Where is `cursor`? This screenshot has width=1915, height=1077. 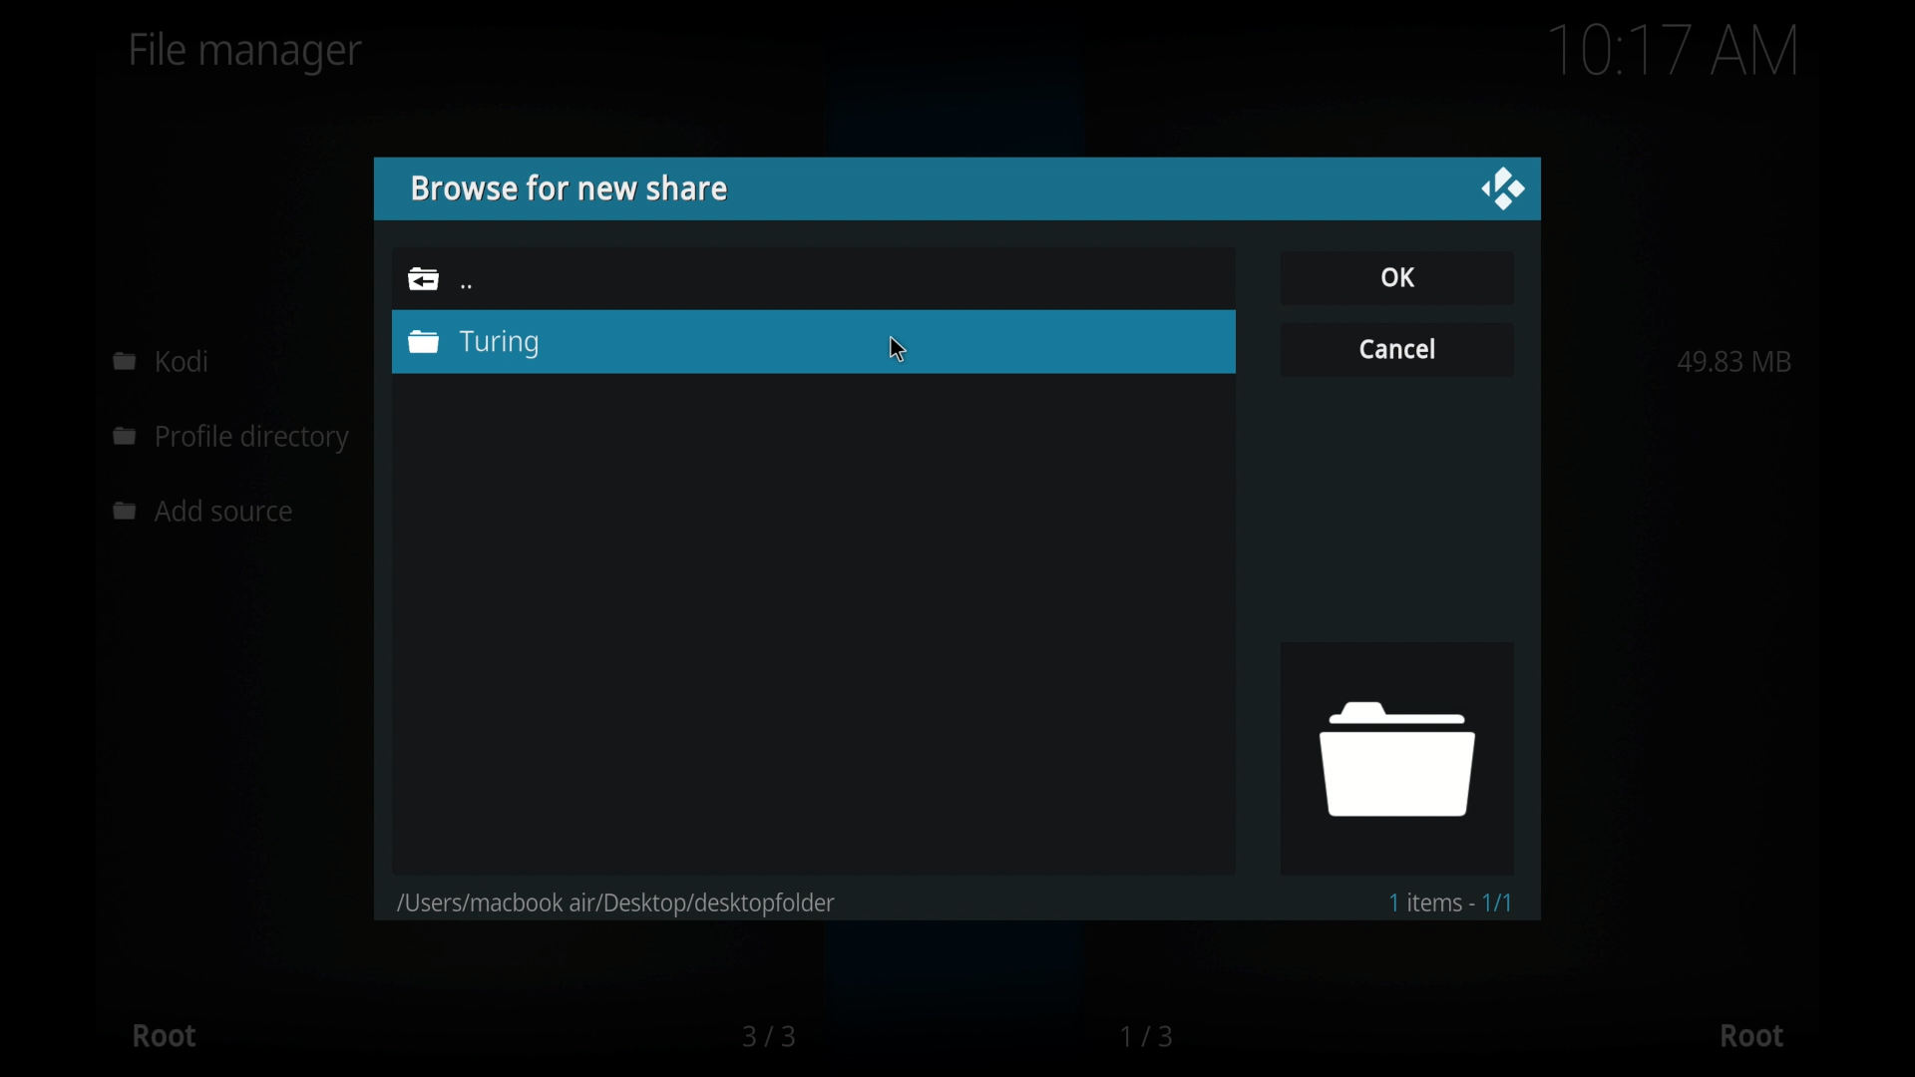 cursor is located at coordinates (899, 349).